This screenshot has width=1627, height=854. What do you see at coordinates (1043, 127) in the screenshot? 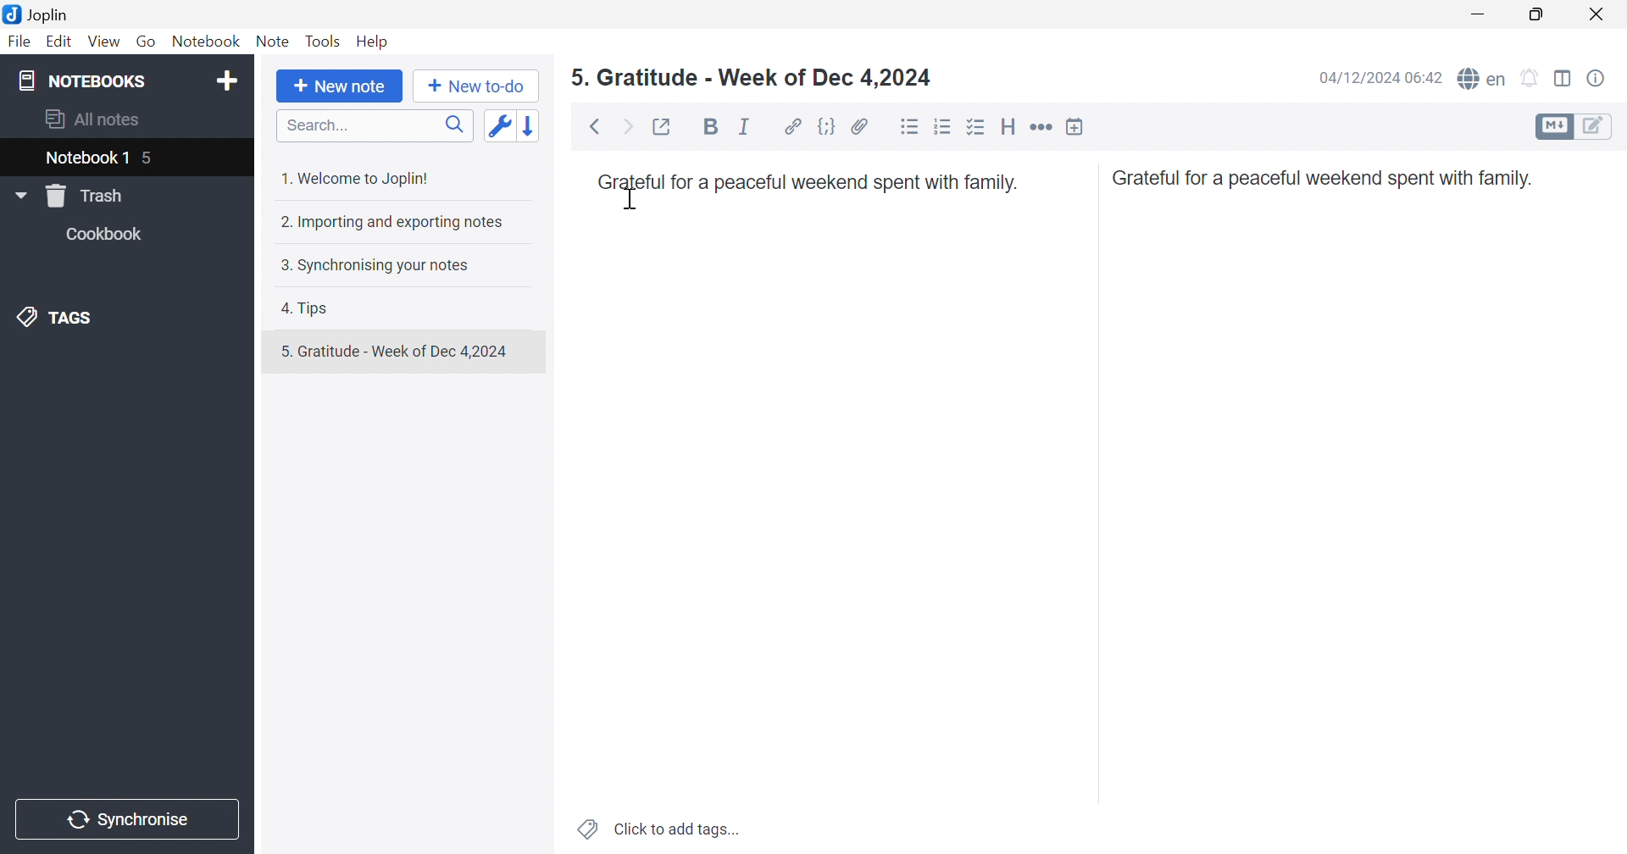
I see `Horizontal rule` at bounding box center [1043, 127].